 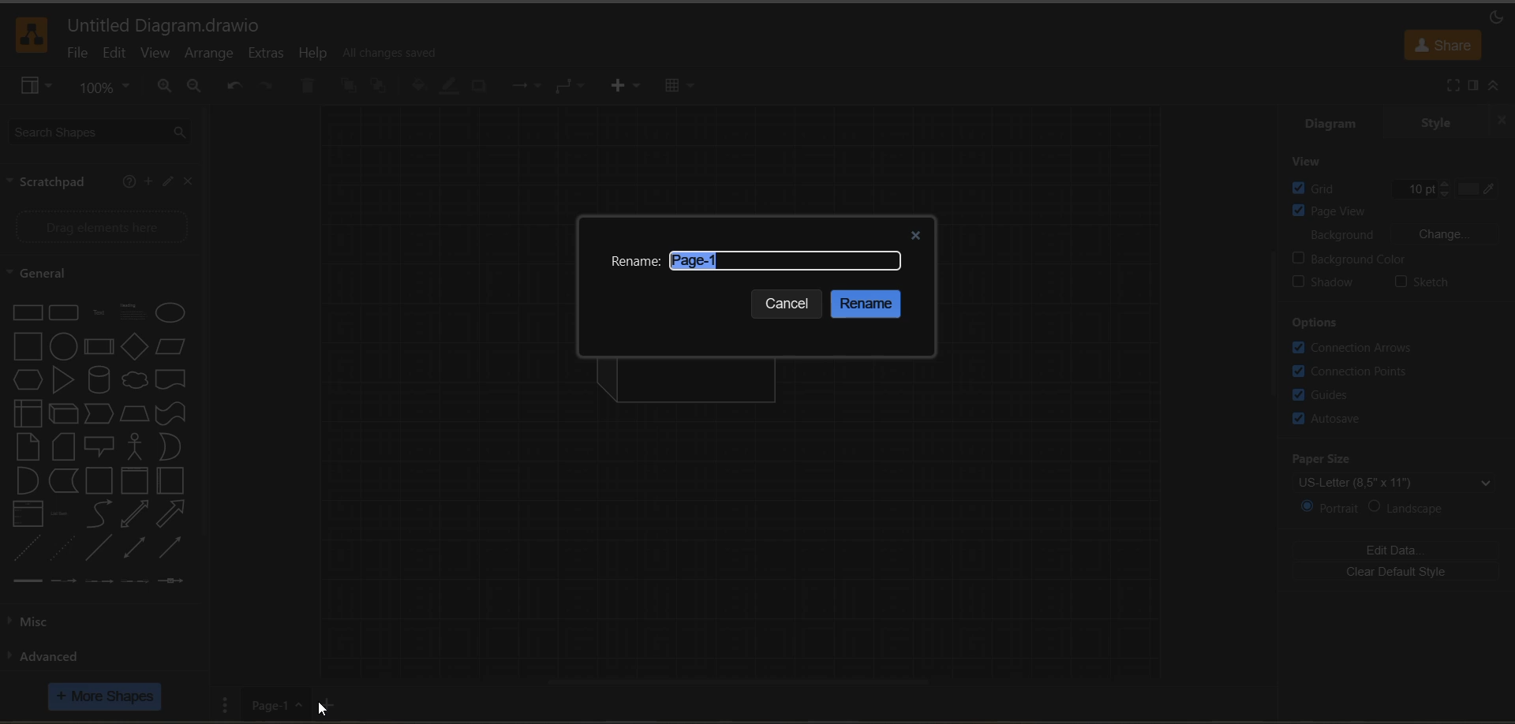 What do you see at coordinates (1390, 211) in the screenshot?
I see `page view` at bounding box center [1390, 211].